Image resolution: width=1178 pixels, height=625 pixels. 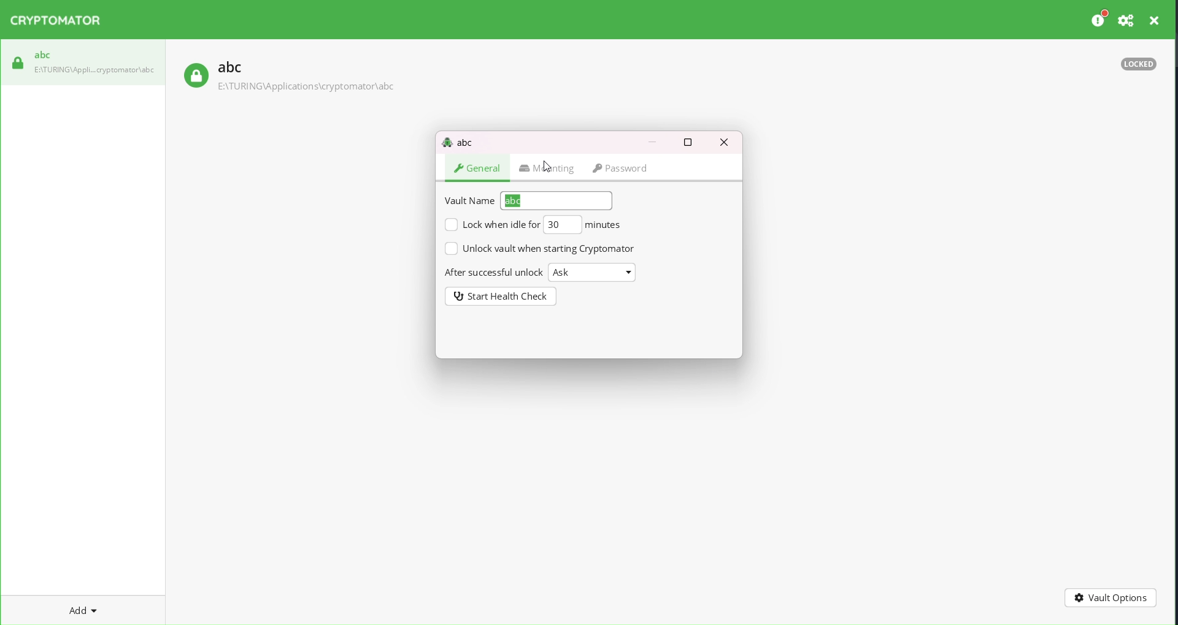 I want to click on Cryptomator, so click(x=60, y=22).